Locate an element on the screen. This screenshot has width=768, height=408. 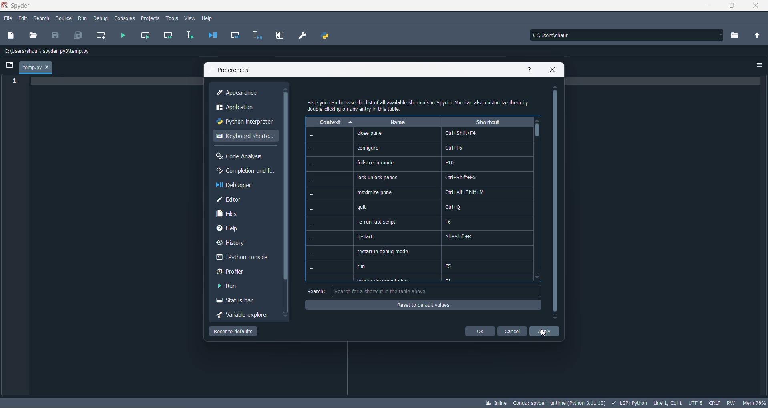
search is located at coordinates (44, 19).